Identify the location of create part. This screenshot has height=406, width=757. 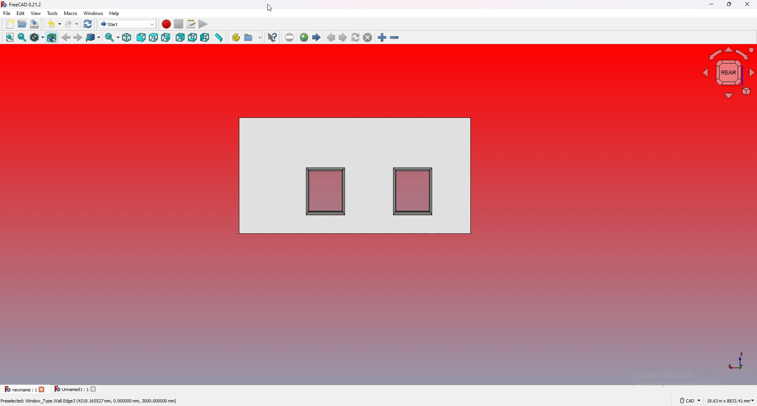
(236, 37).